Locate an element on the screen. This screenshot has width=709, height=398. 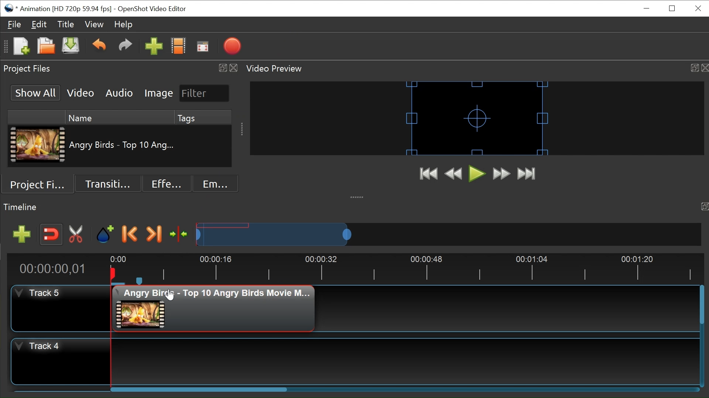
Toggle Pay or pause is located at coordinates (477, 174).